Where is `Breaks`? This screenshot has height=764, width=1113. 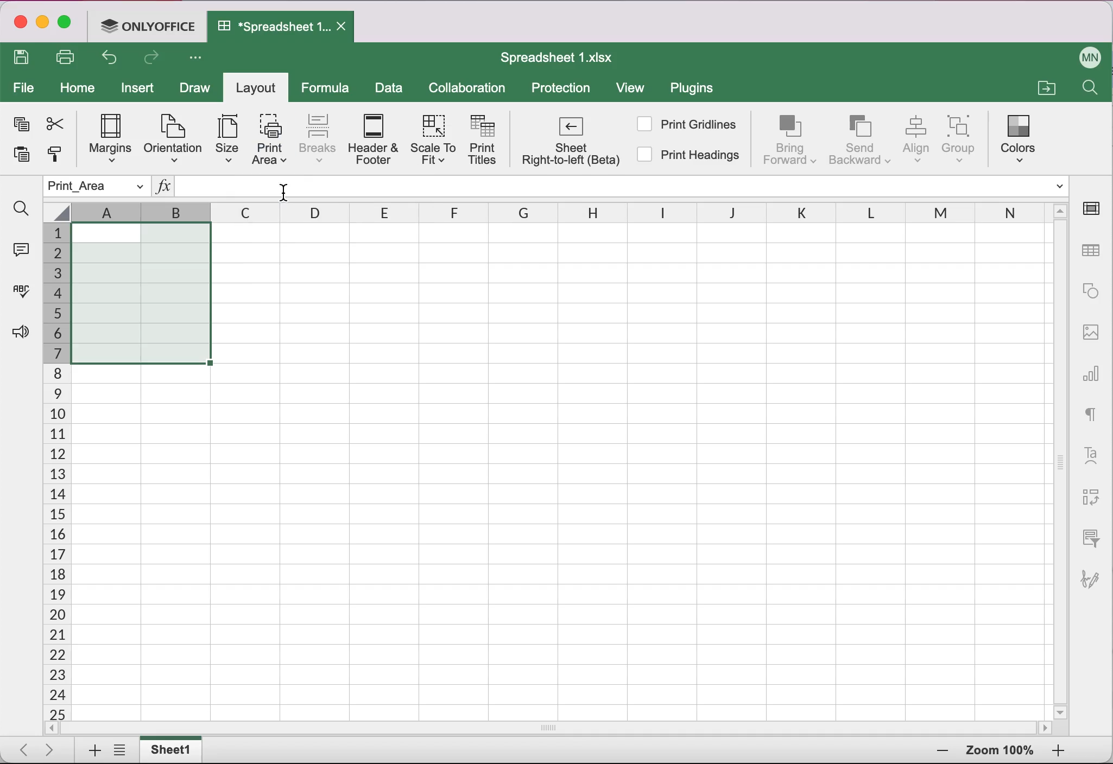
Breaks is located at coordinates (317, 138).